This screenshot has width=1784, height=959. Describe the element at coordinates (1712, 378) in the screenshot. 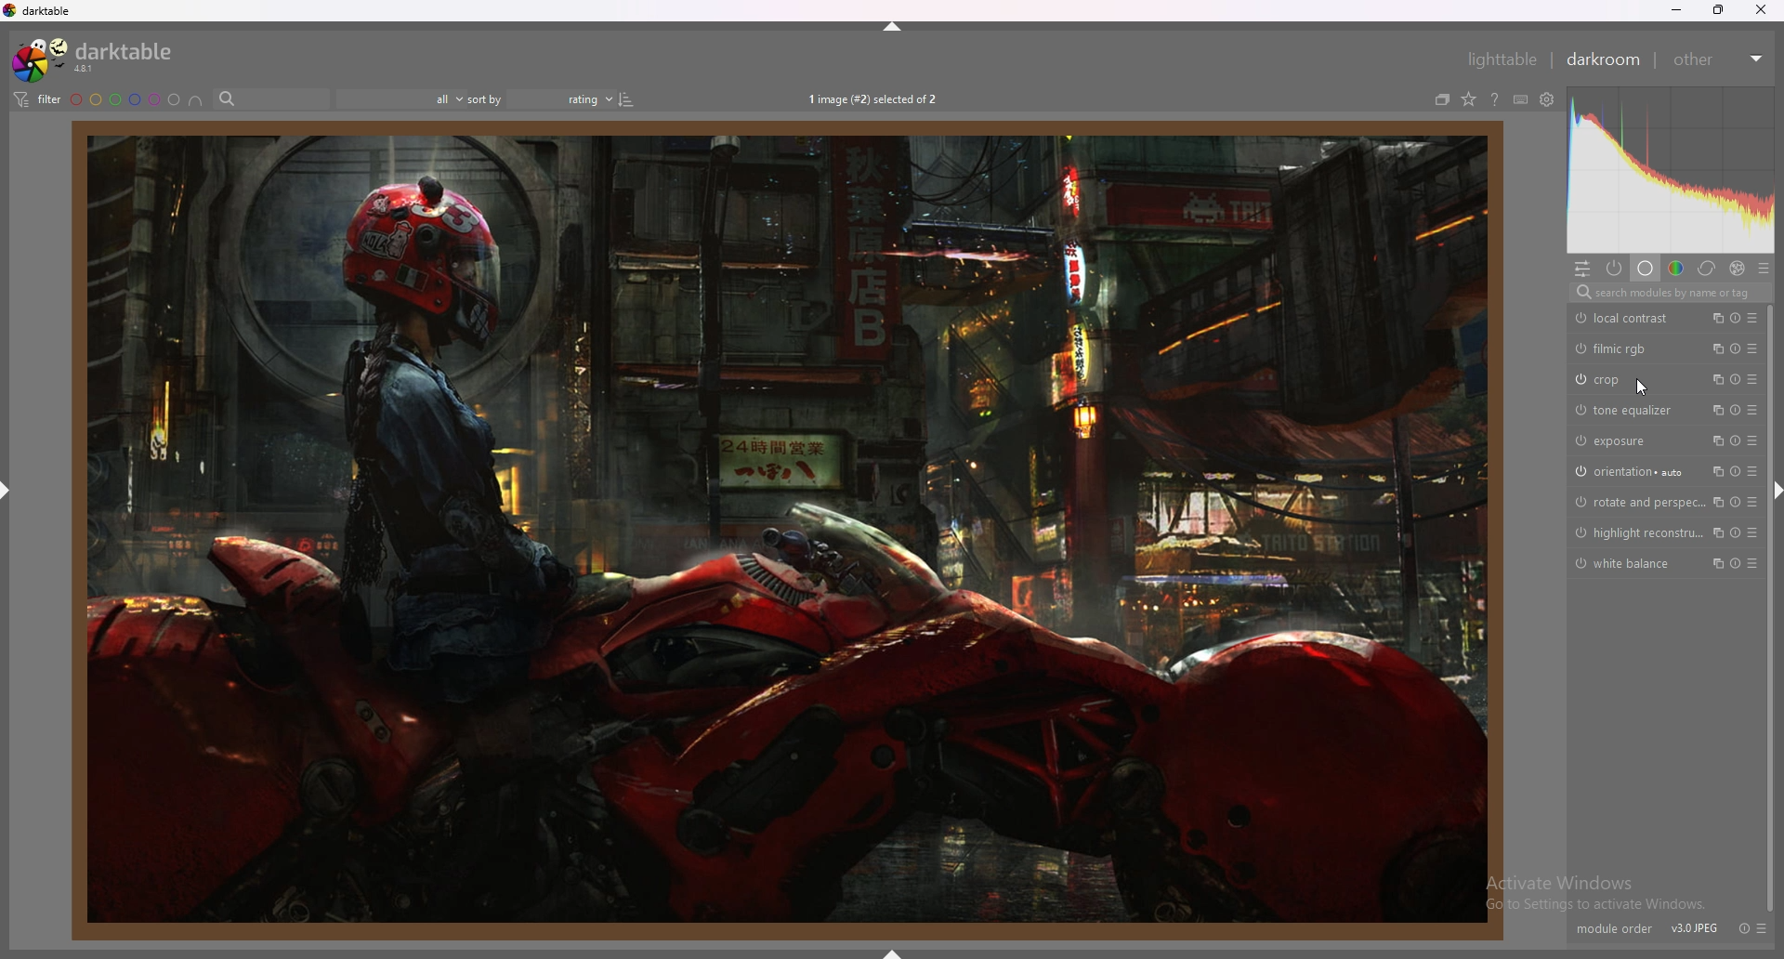

I see `multiple instances action` at that location.